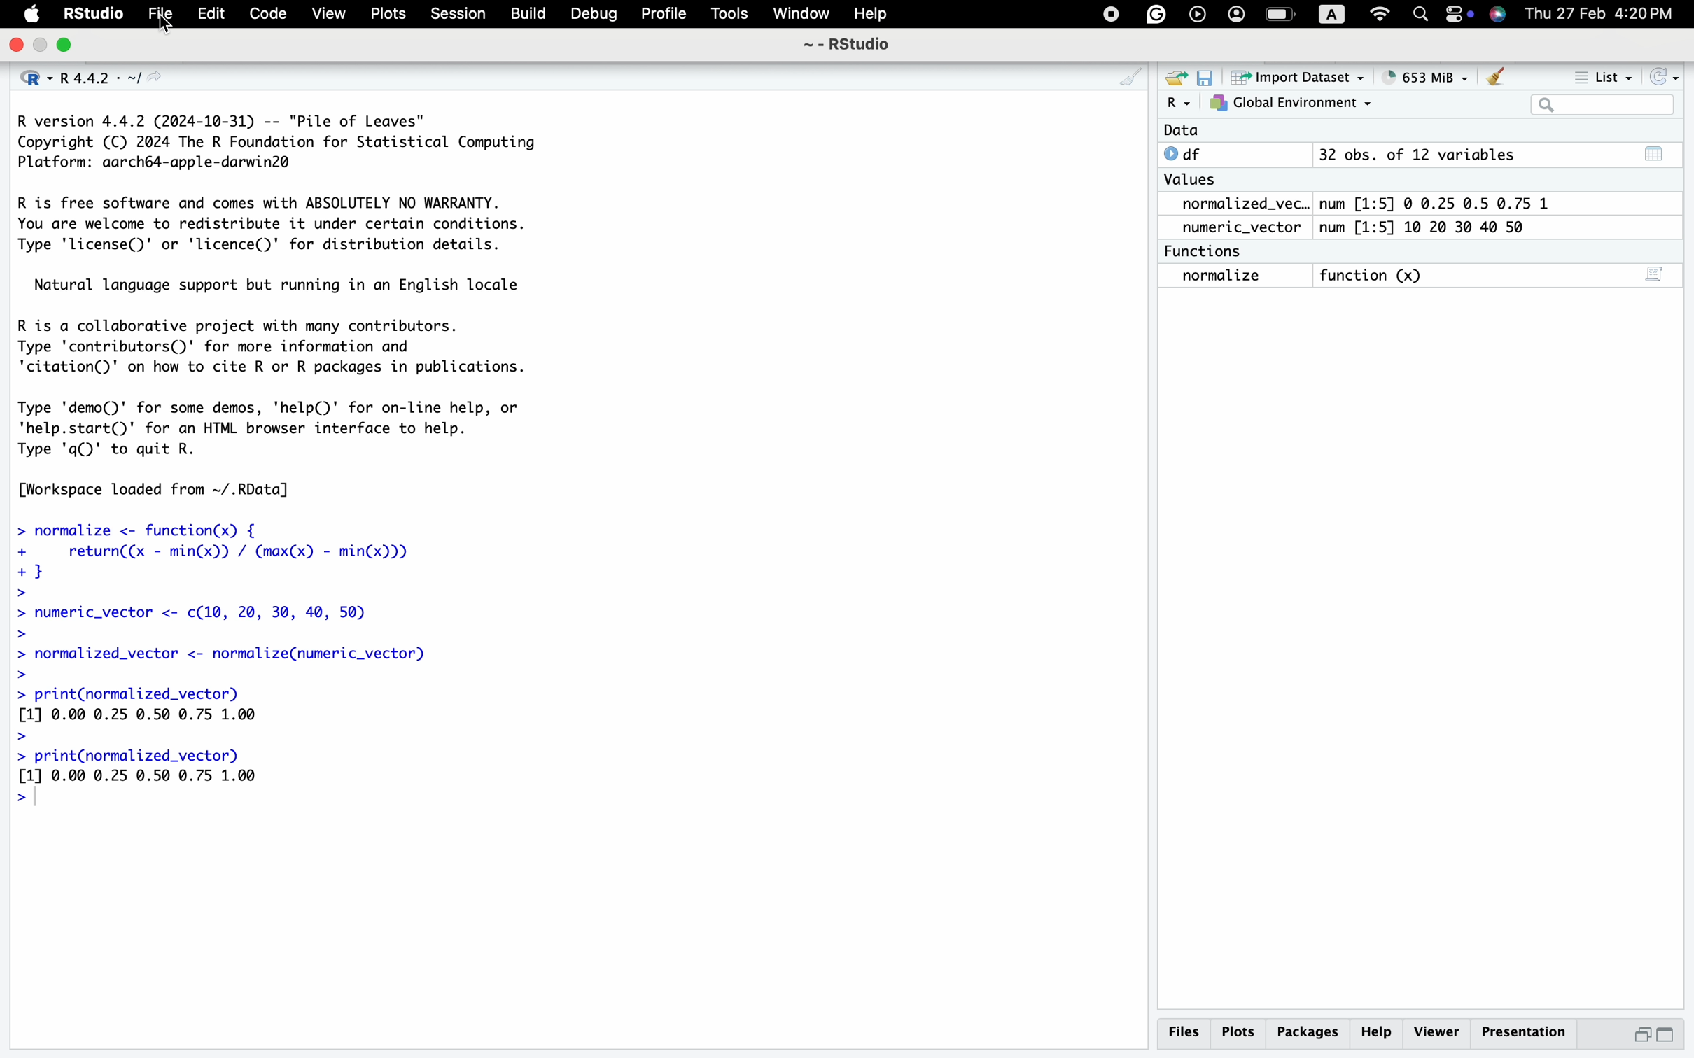  I want to click on Debug, so click(595, 15).